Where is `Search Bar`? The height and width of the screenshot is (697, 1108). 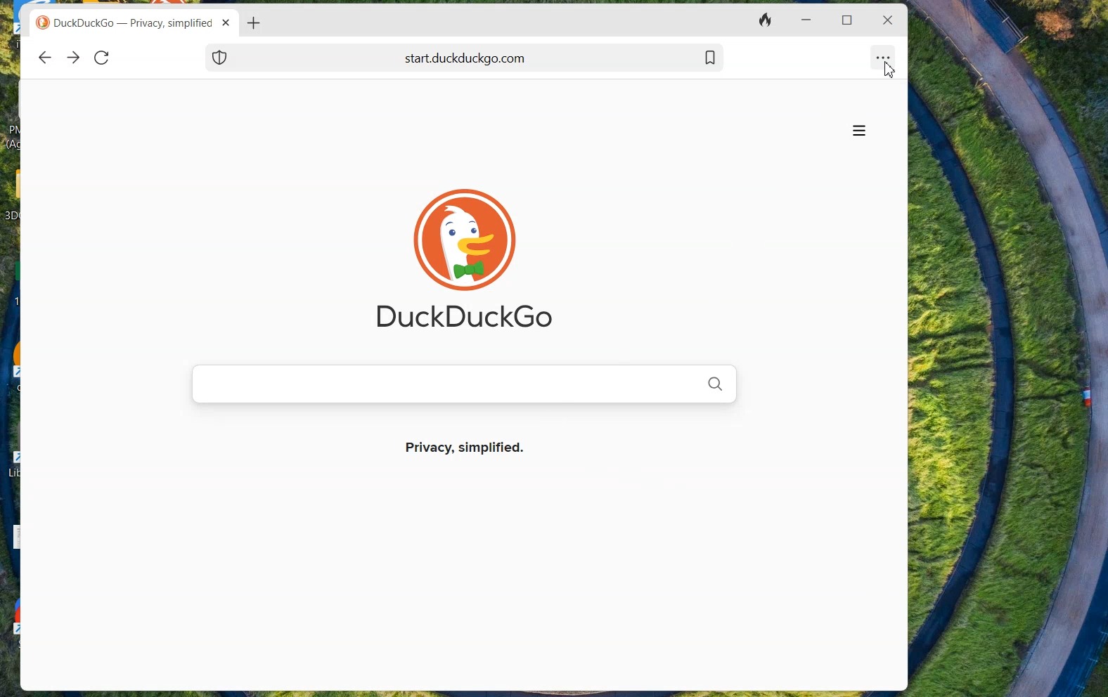 Search Bar is located at coordinates (461, 384).